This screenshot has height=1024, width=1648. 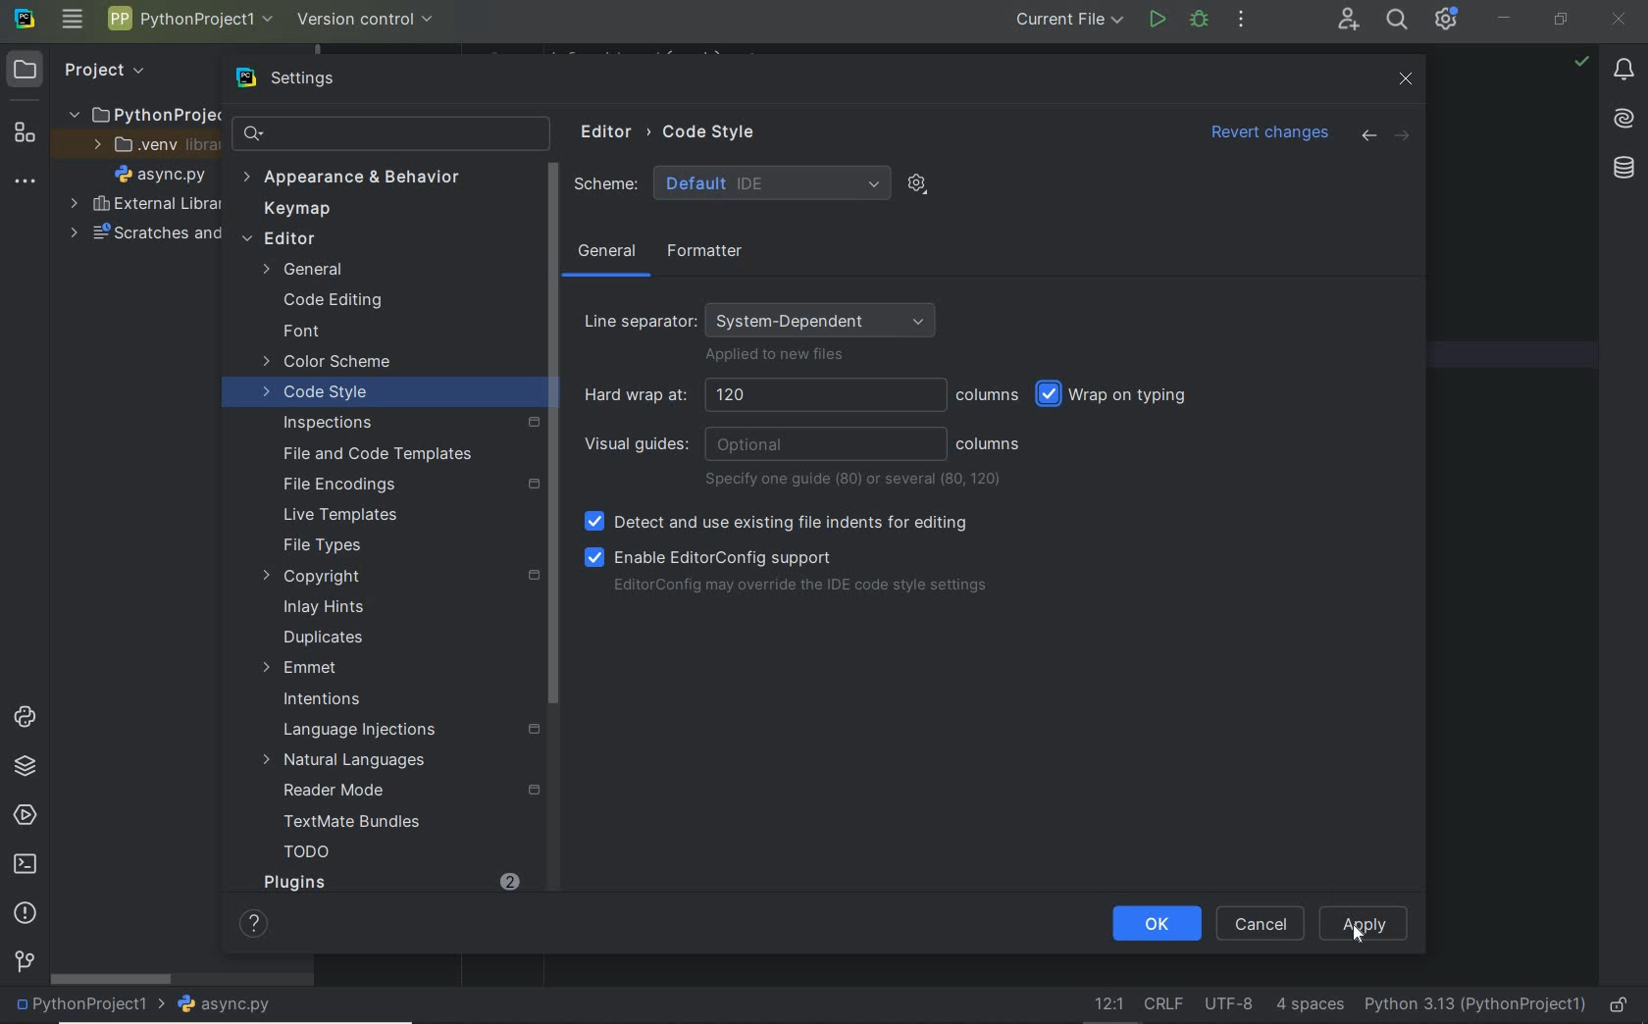 What do you see at coordinates (1473, 1002) in the screenshot?
I see `current interpreter` at bounding box center [1473, 1002].